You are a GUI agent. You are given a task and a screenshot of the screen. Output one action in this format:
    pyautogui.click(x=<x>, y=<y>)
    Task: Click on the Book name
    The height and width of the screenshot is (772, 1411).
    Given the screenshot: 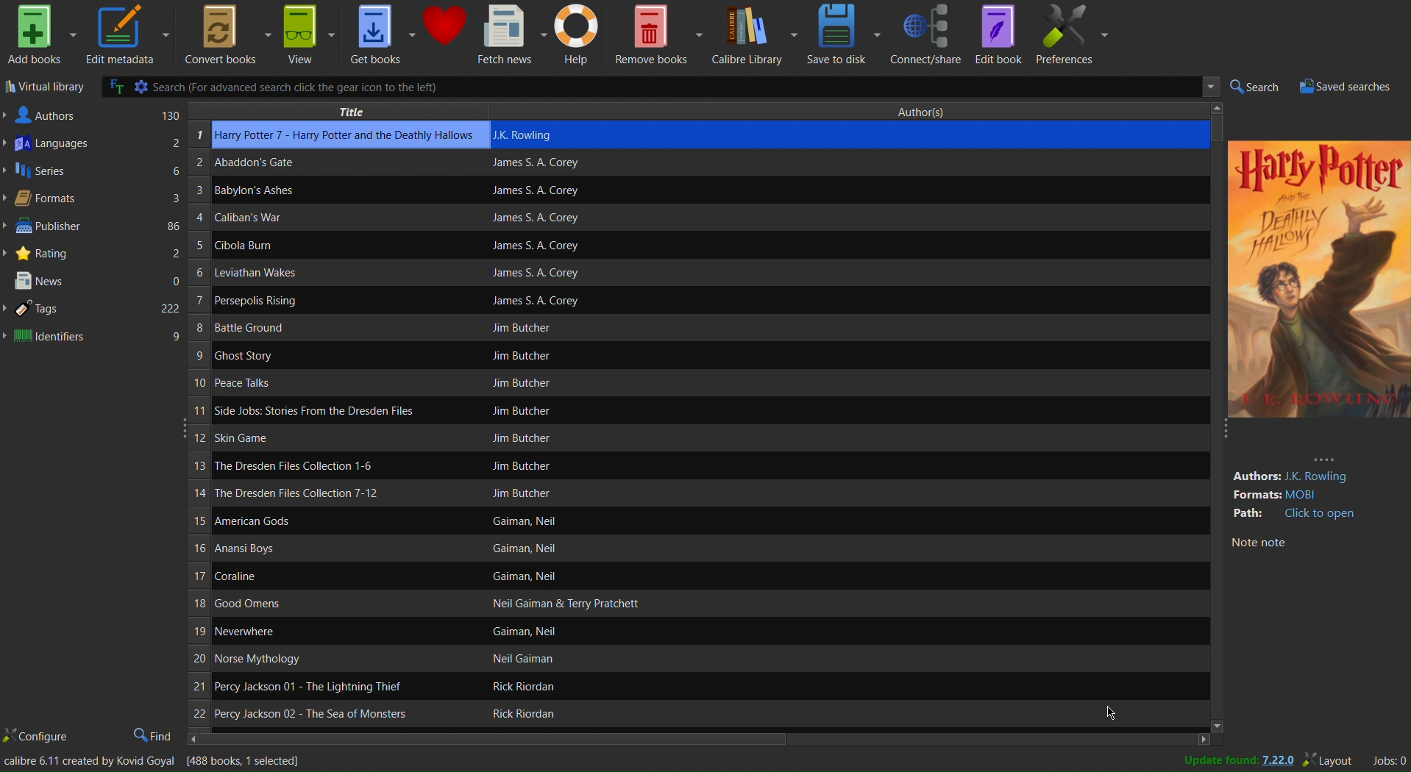 What is the action you would take?
    pyautogui.click(x=327, y=165)
    